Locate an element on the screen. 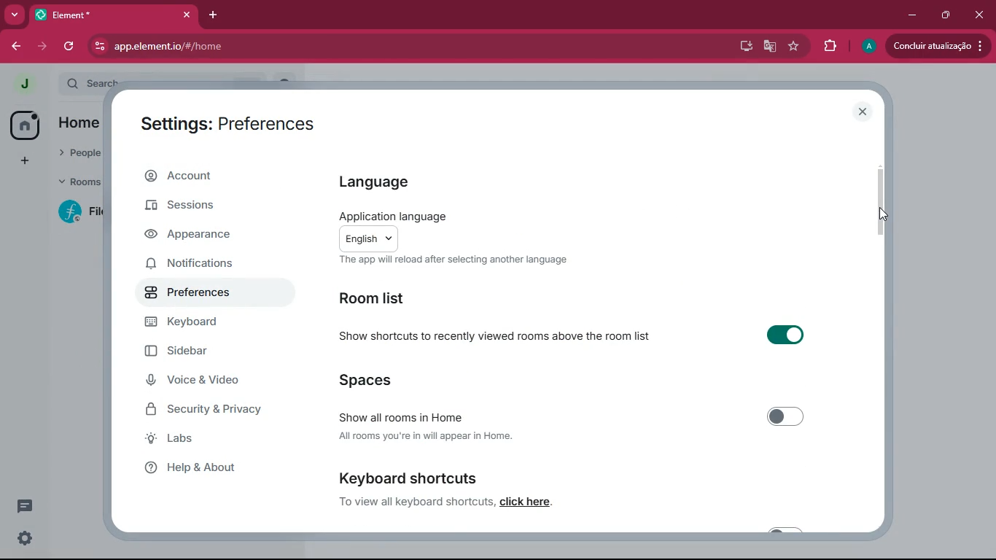 The width and height of the screenshot is (996, 560). search bar is located at coordinates (90, 82).